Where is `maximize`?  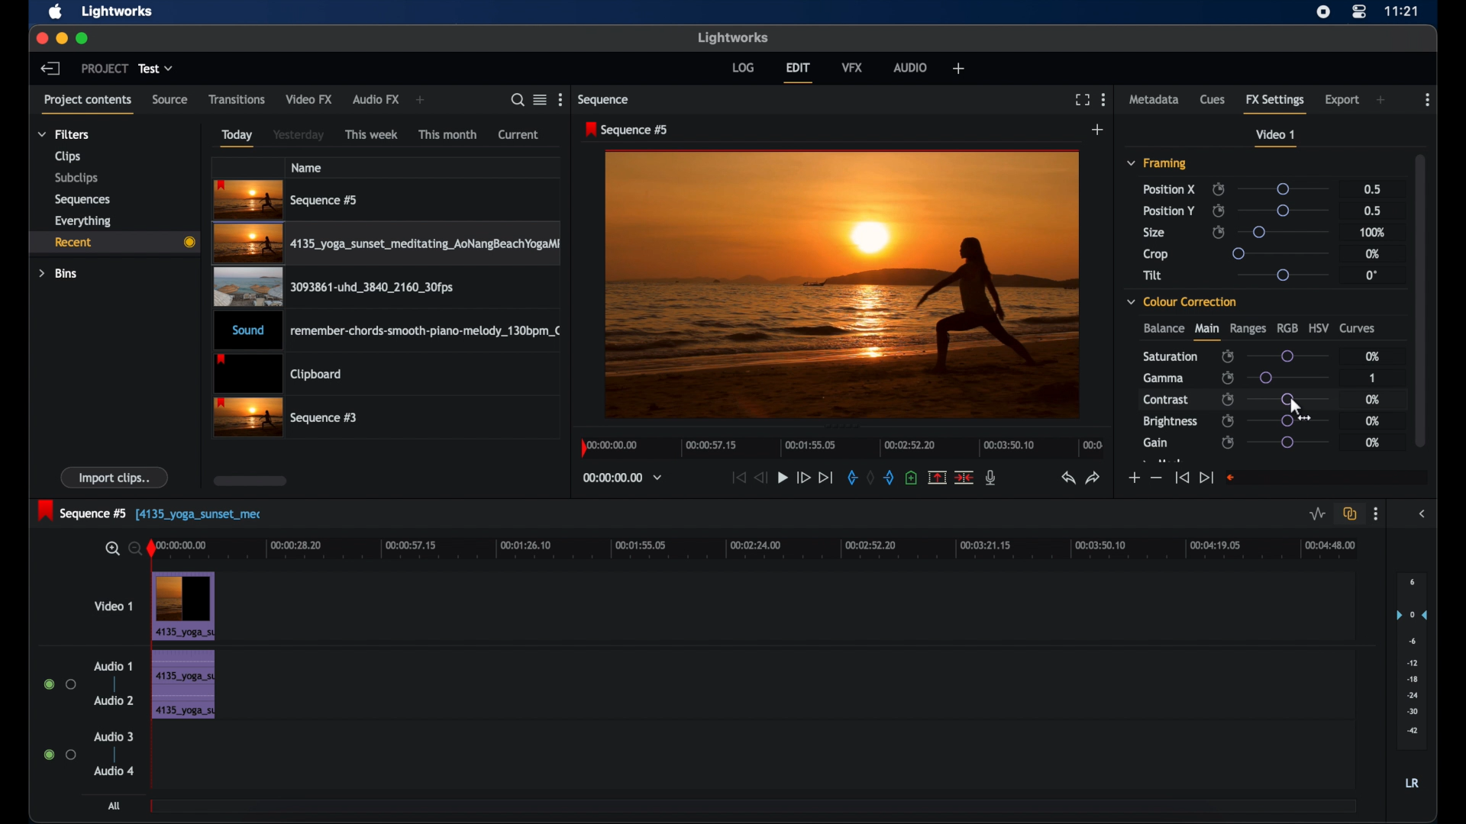 maximize is located at coordinates (83, 38).